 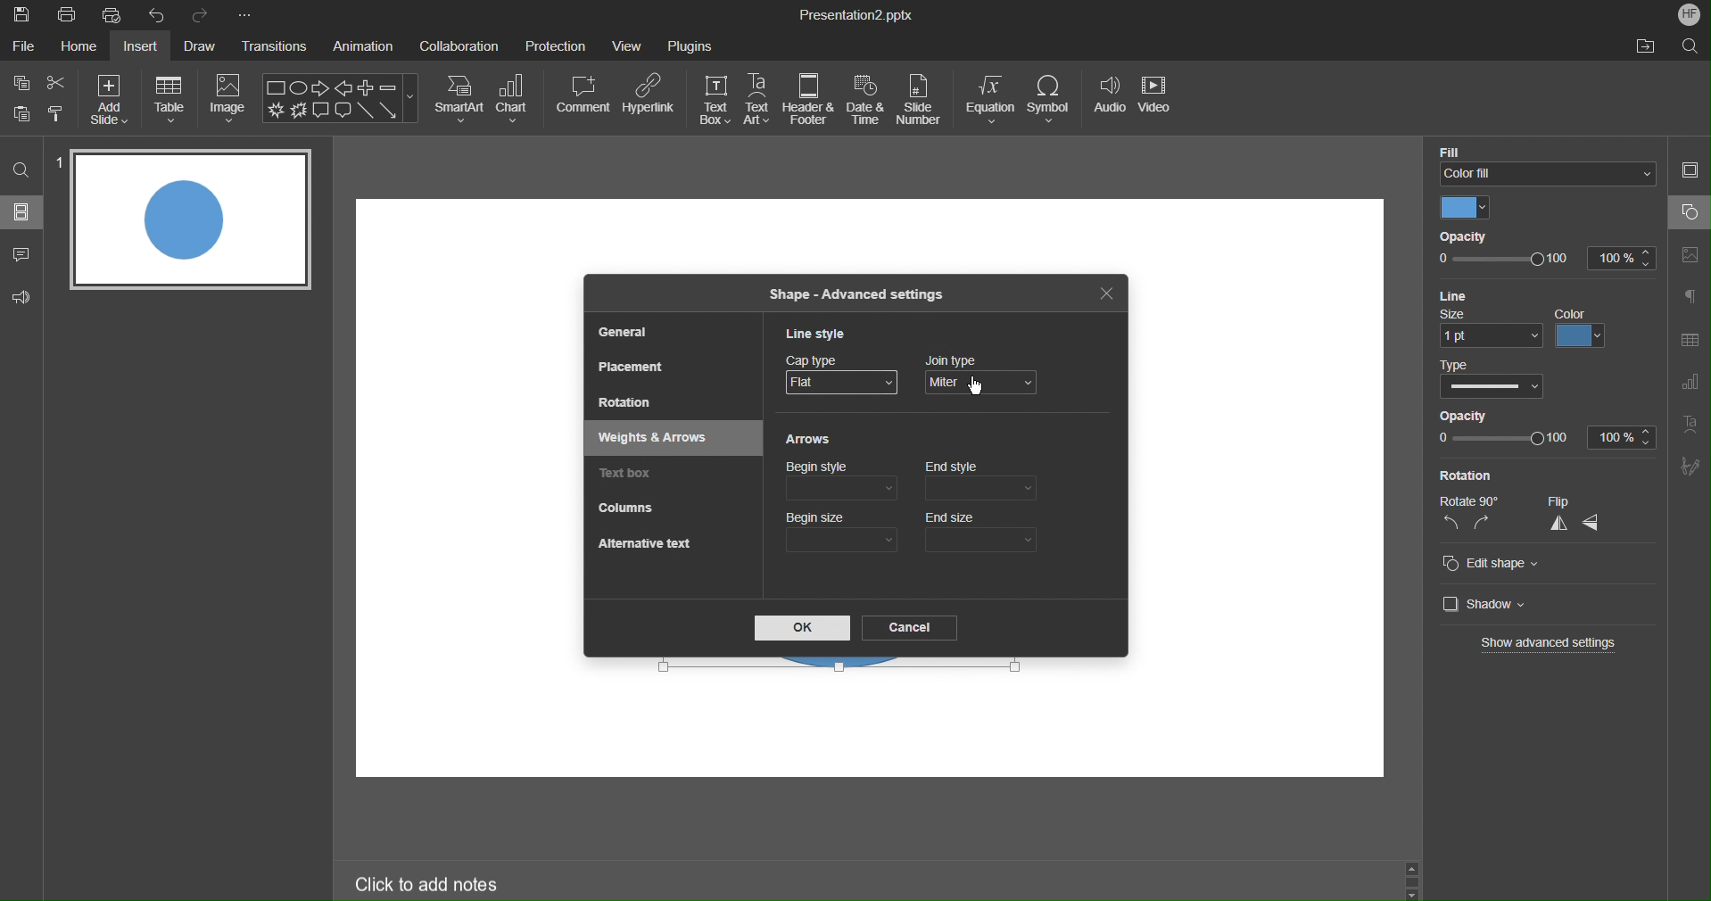 I want to click on Shape Menu, so click(x=340, y=99).